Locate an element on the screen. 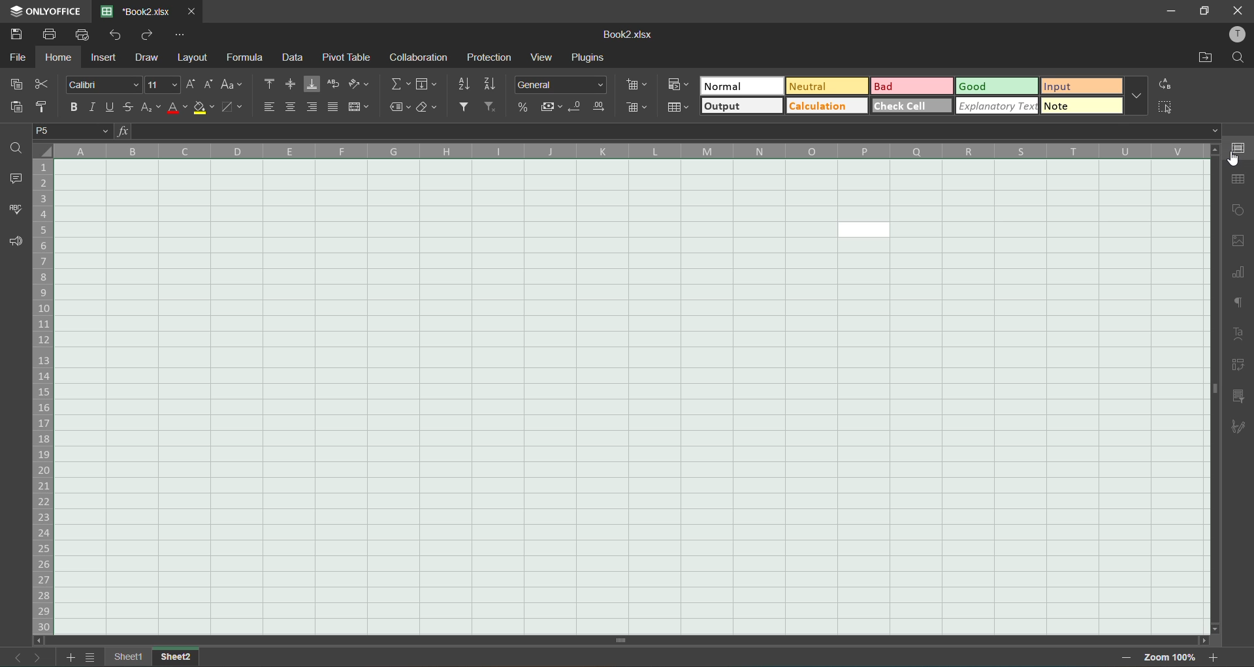 The height and width of the screenshot is (667, 1254). formula is located at coordinates (247, 59).